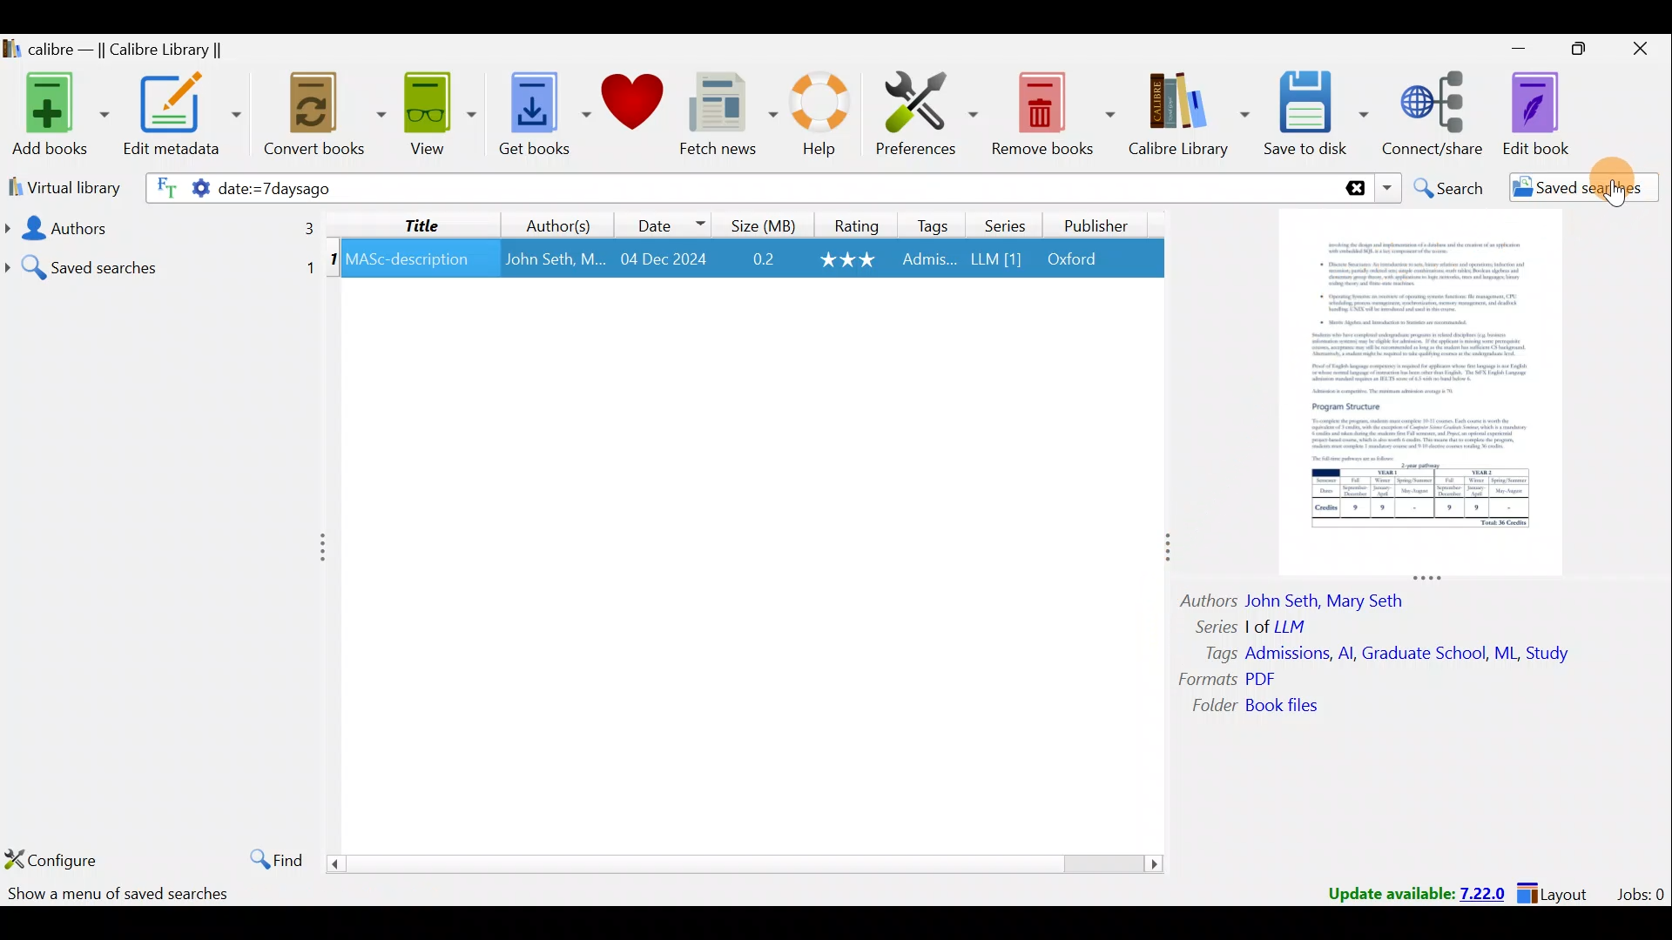  Describe the element at coordinates (1437, 115) in the screenshot. I see `Connect/share` at that location.